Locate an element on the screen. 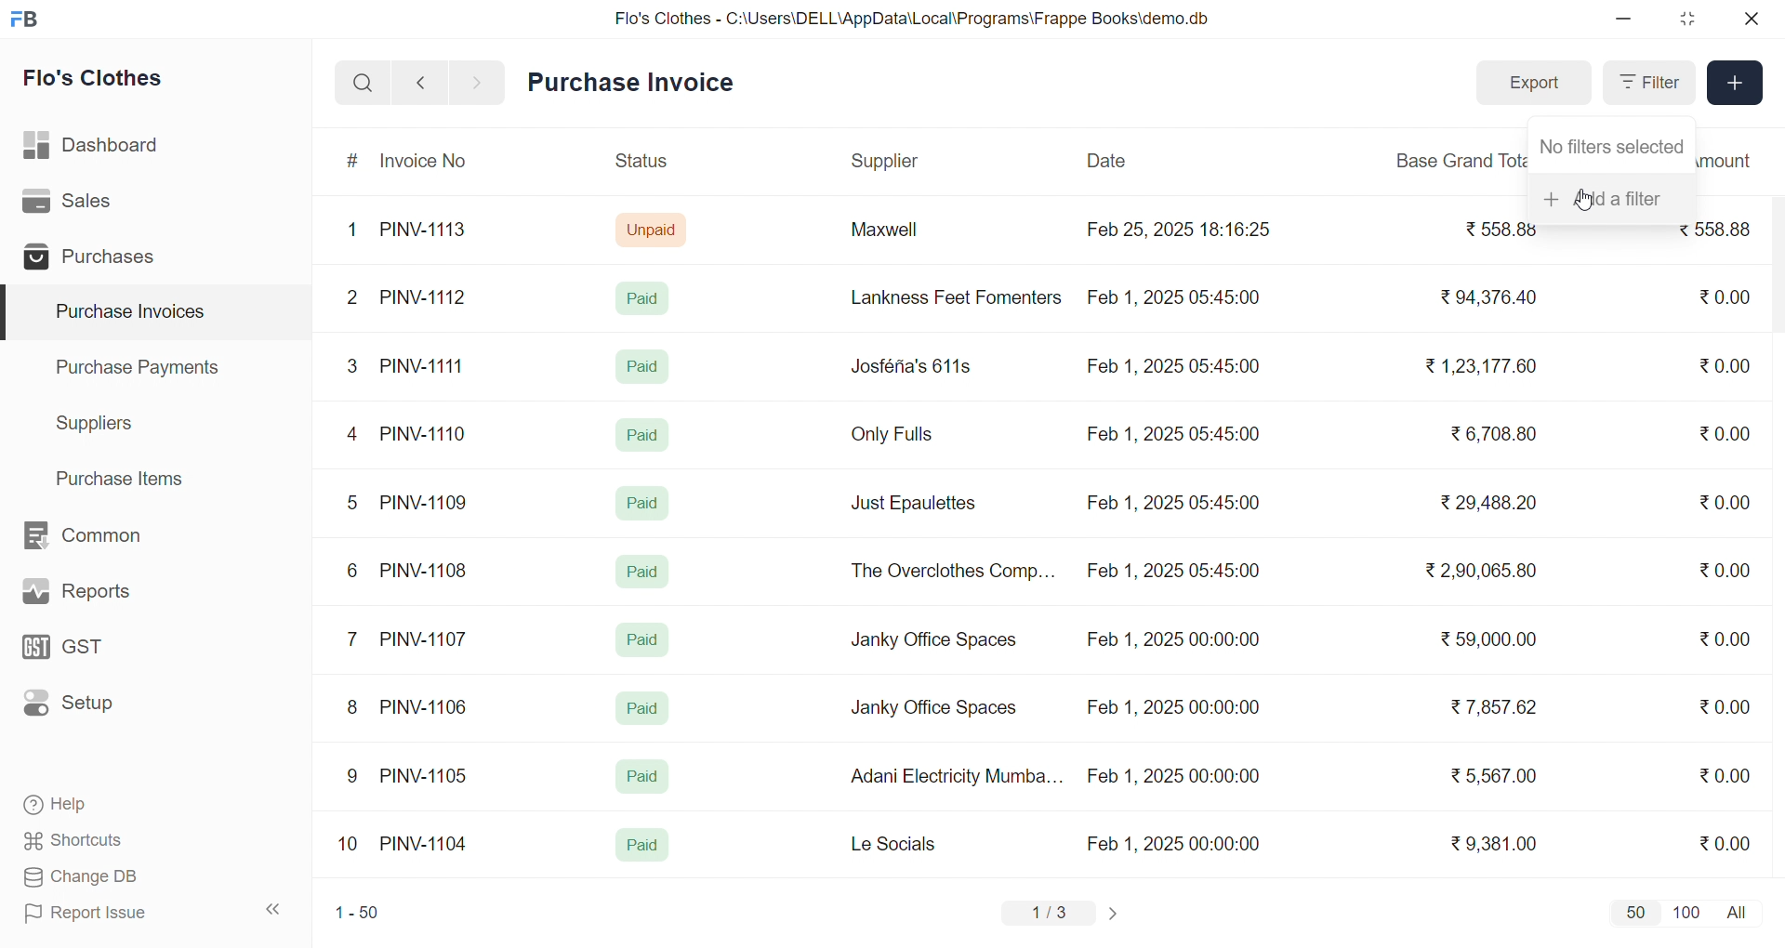  selected is located at coordinates (11, 313).